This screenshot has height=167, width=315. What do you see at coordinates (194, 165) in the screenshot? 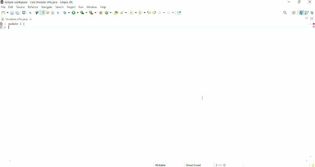
I see `Smart Insert` at bounding box center [194, 165].